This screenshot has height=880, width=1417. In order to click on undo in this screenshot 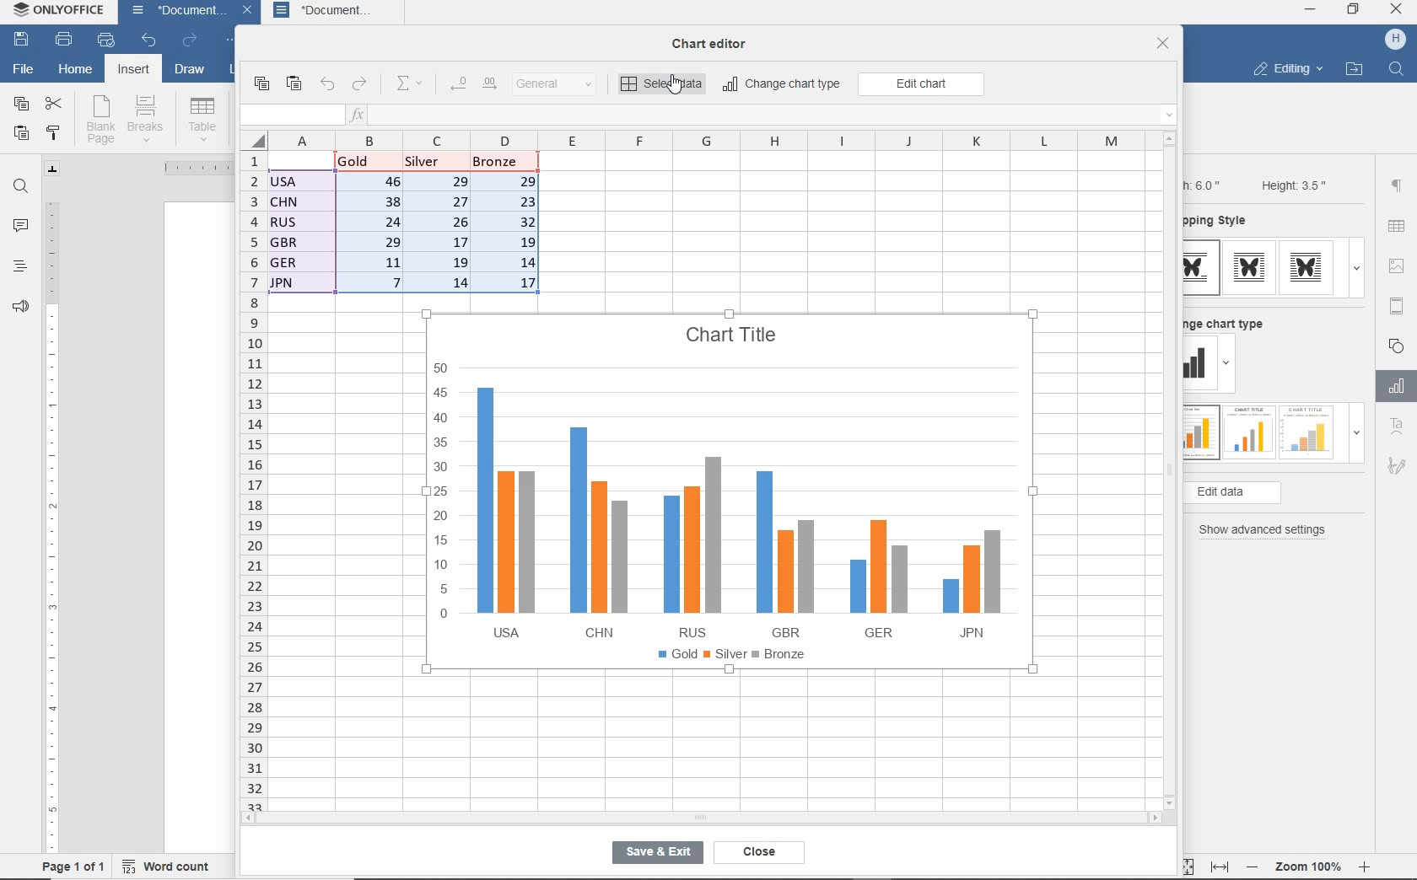, I will do `click(326, 85)`.